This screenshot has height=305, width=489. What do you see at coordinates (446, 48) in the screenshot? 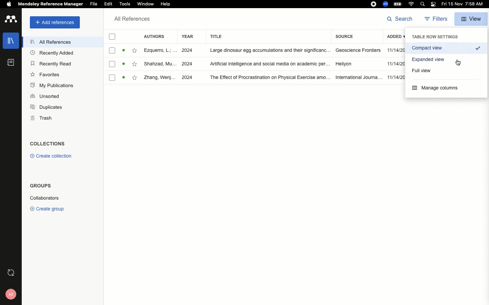
I see `Compact view` at bounding box center [446, 48].